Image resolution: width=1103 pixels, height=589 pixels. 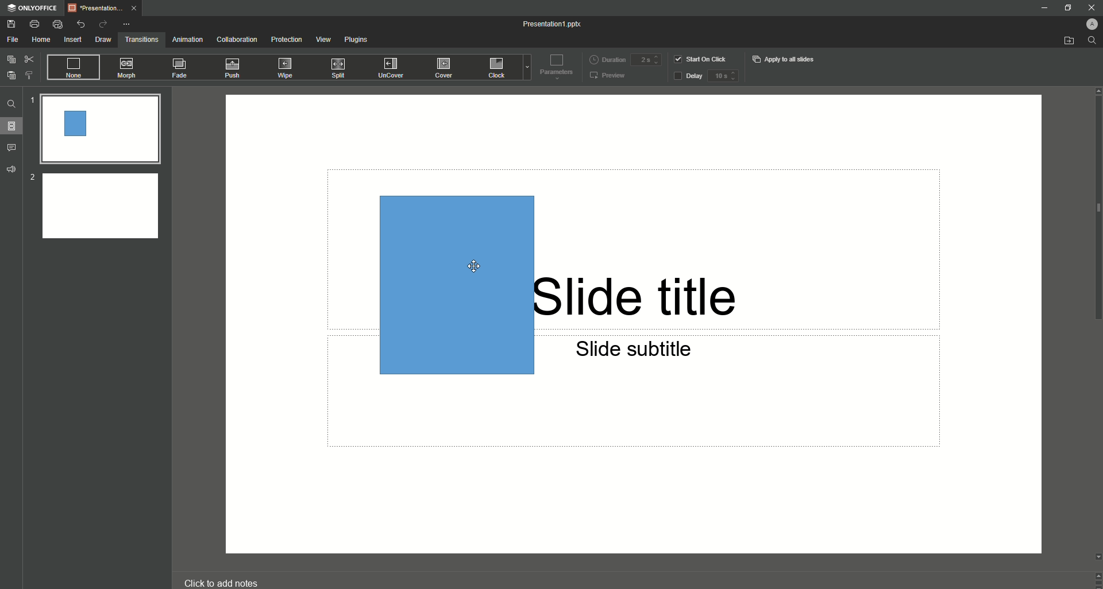 I want to click on Choose Style, so click(x=31, y=75).